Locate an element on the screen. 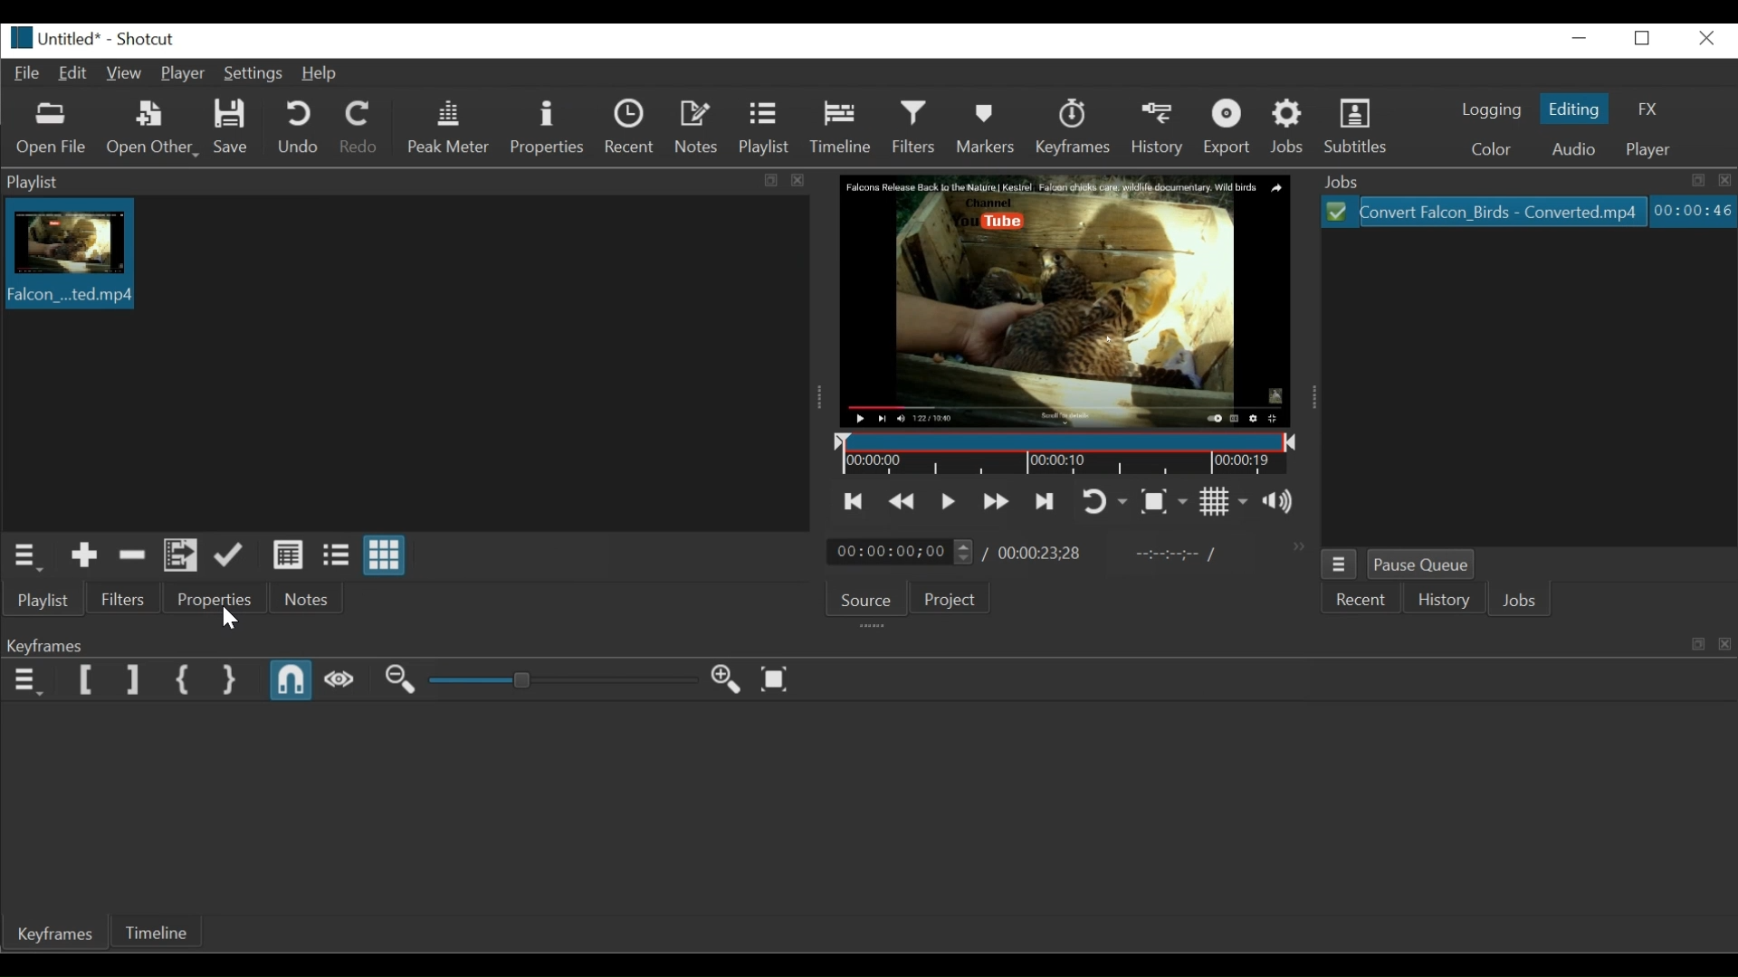 The image size is (1738, 977). Notees is located at coordinates (700, 130).